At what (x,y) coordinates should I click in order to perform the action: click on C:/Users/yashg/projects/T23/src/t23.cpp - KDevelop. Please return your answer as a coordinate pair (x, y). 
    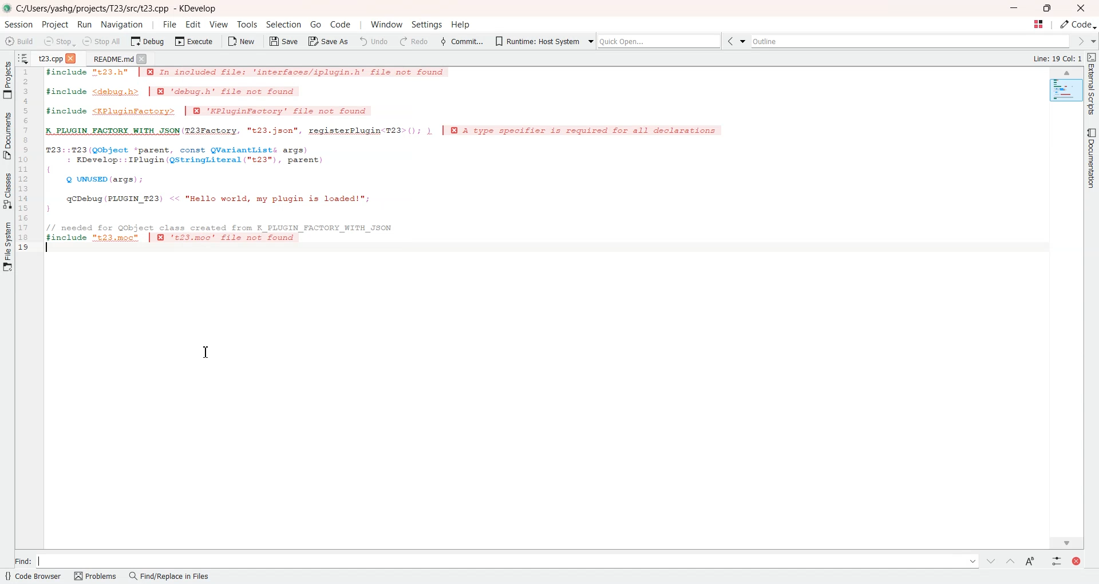
    Looking at the image, I should click on (118, 9).